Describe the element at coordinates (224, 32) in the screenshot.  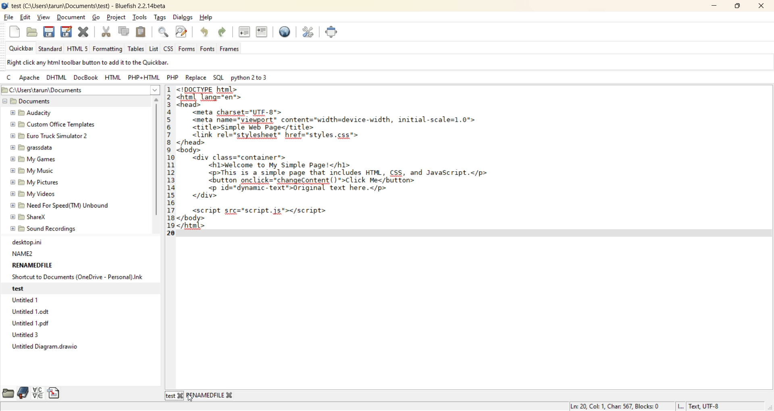
I see `redo` at that location.